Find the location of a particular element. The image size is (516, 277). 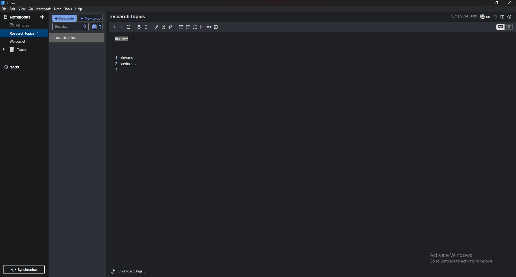

search bar is located at coordinates (71, 26).